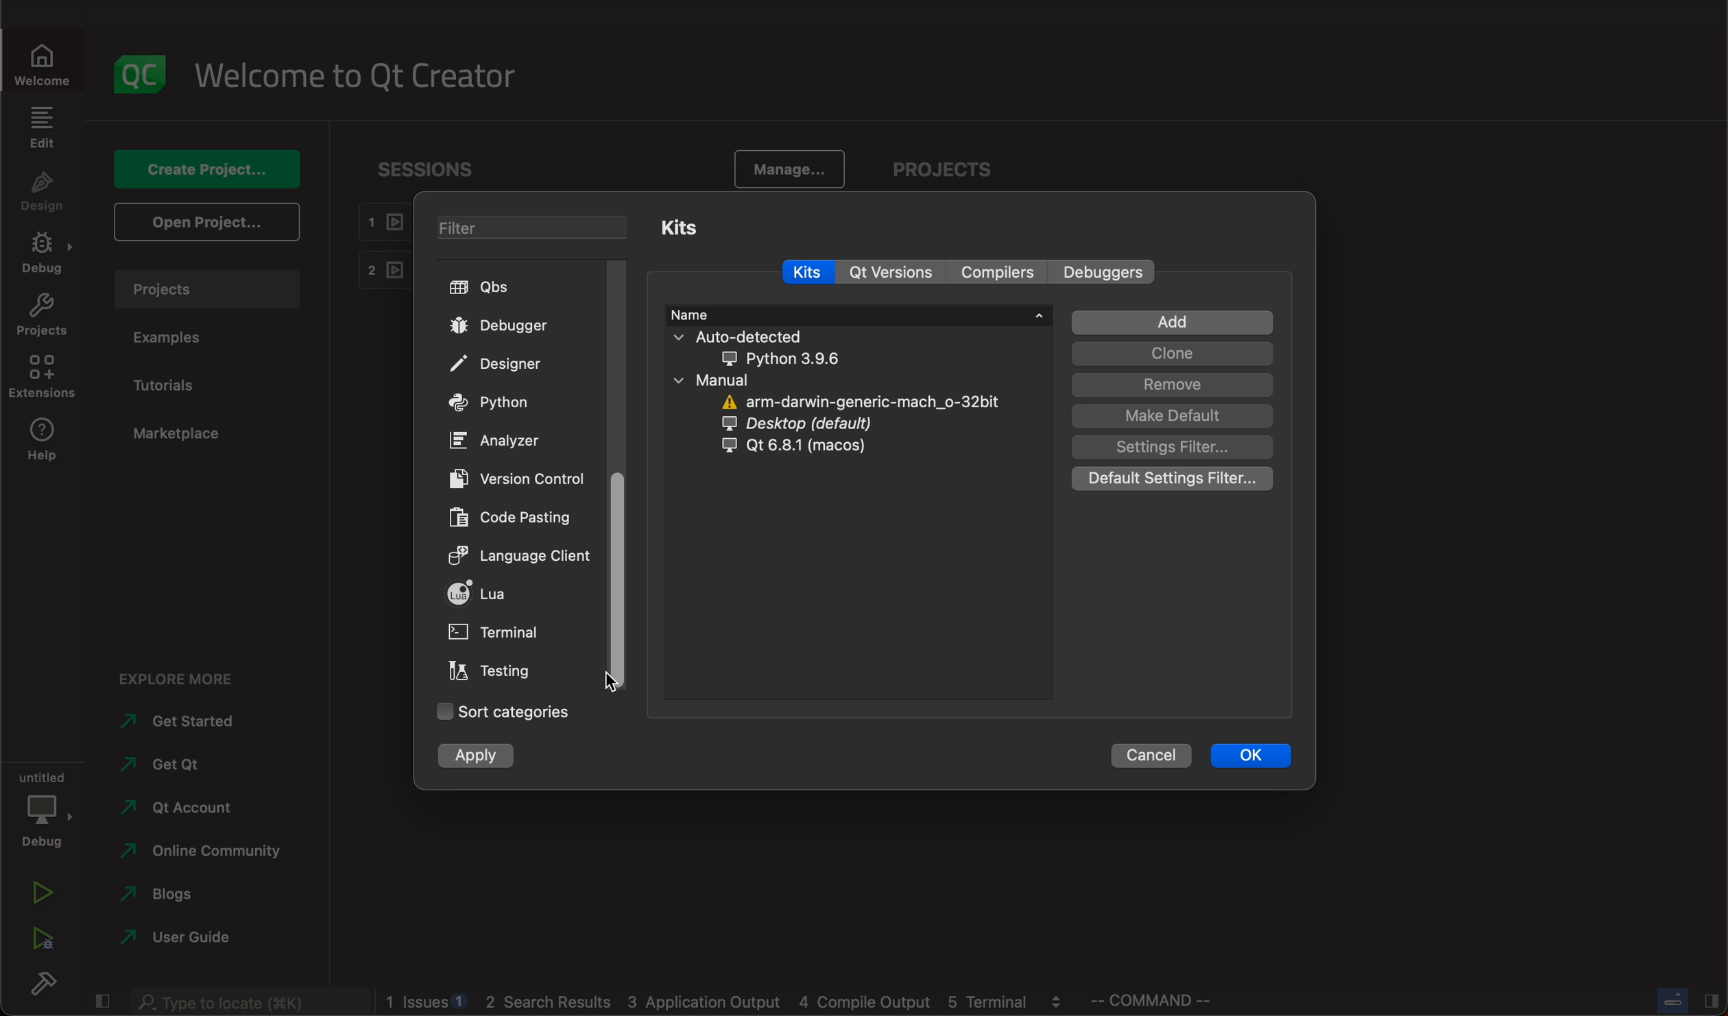 The image size is (1728, 1016). I want to click on lua, so click(492, 593).